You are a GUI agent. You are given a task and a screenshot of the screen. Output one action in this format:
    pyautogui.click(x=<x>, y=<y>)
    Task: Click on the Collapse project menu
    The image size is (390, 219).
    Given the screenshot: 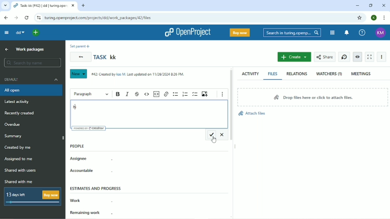 What is the action you would take?
    pyautogui.click(x=7, y=32)
    